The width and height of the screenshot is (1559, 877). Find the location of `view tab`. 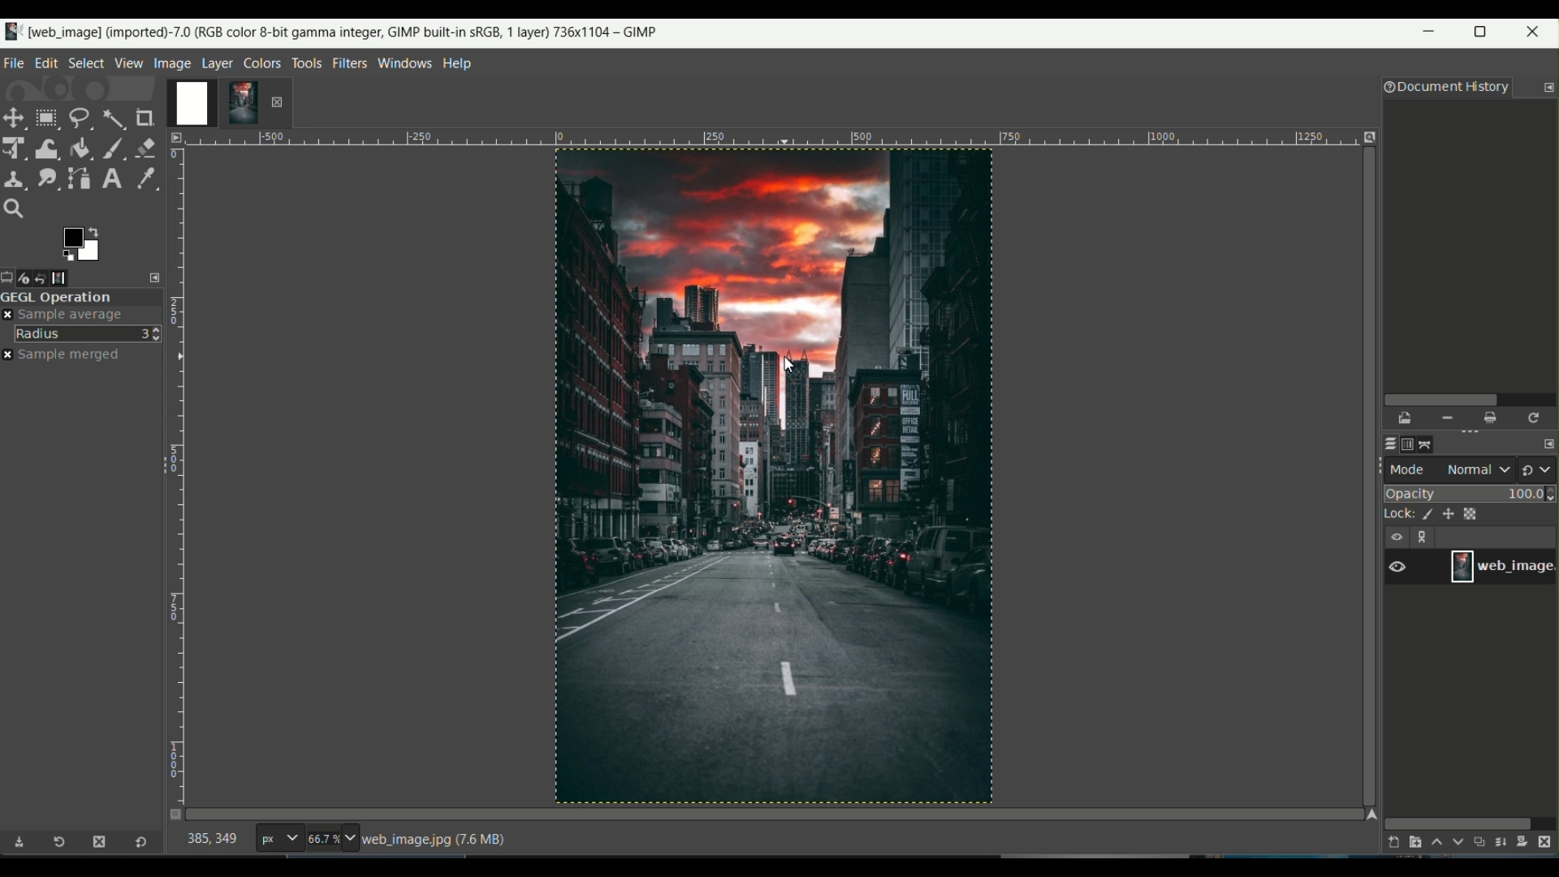

view tab is located at coordinates (127, 63).